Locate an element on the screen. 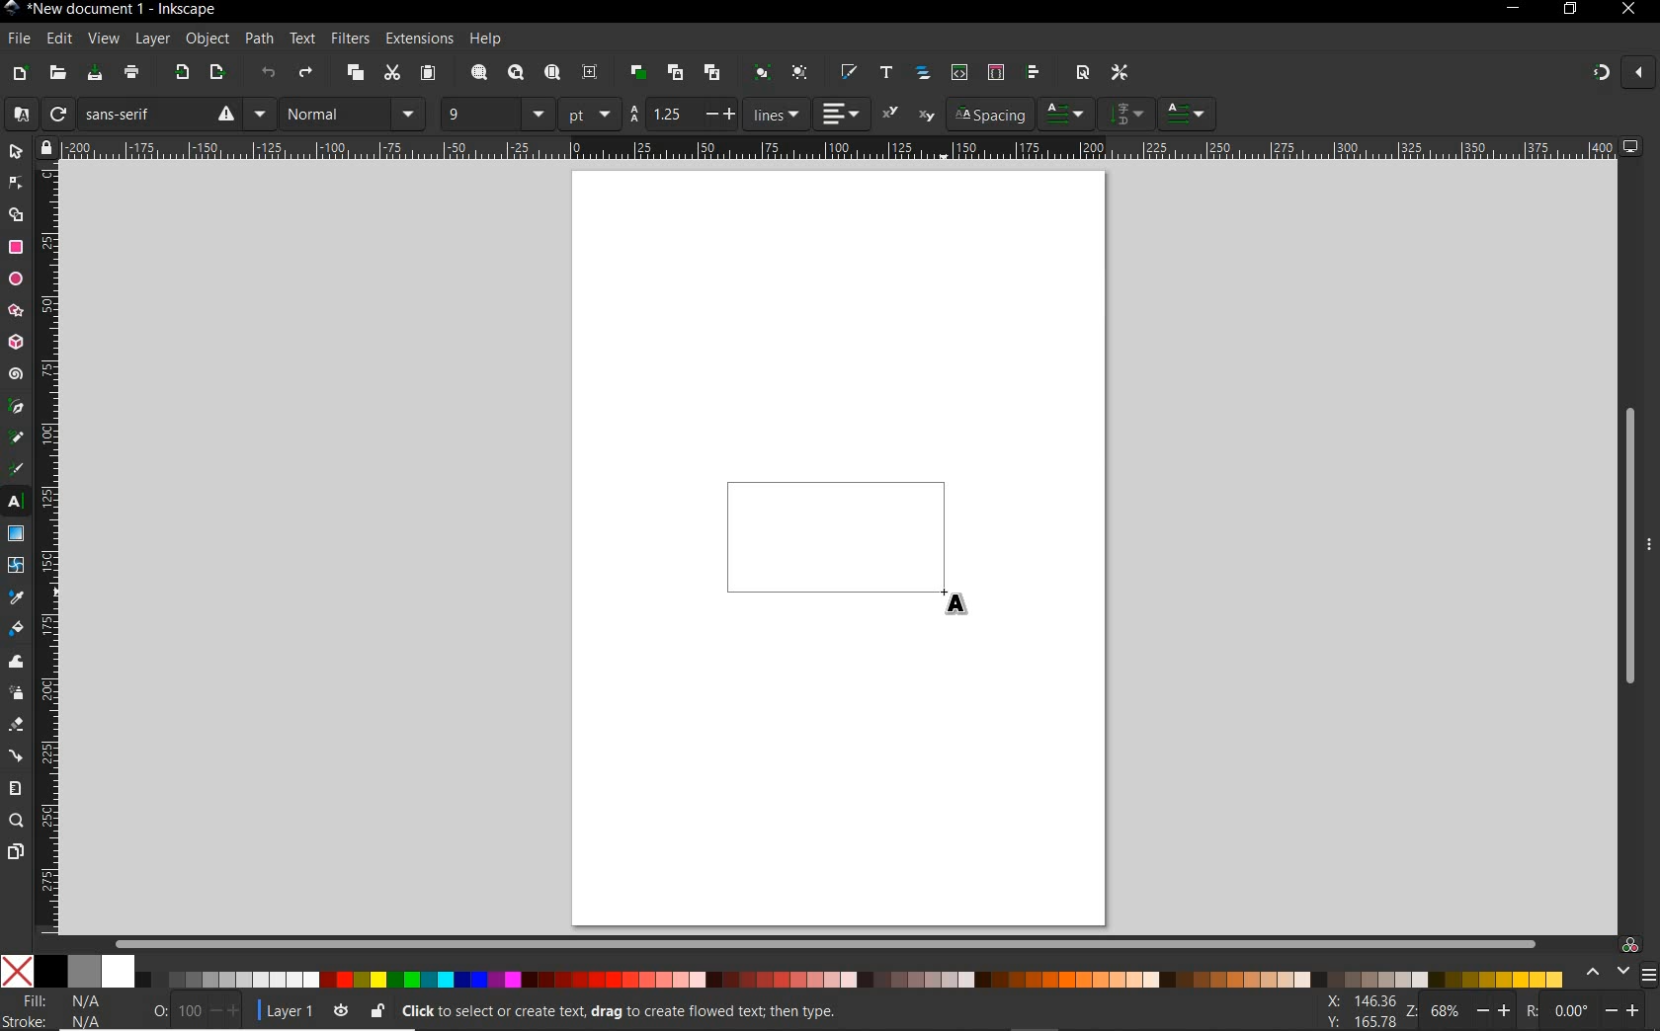  superscript is located at coordinates (891, 113).